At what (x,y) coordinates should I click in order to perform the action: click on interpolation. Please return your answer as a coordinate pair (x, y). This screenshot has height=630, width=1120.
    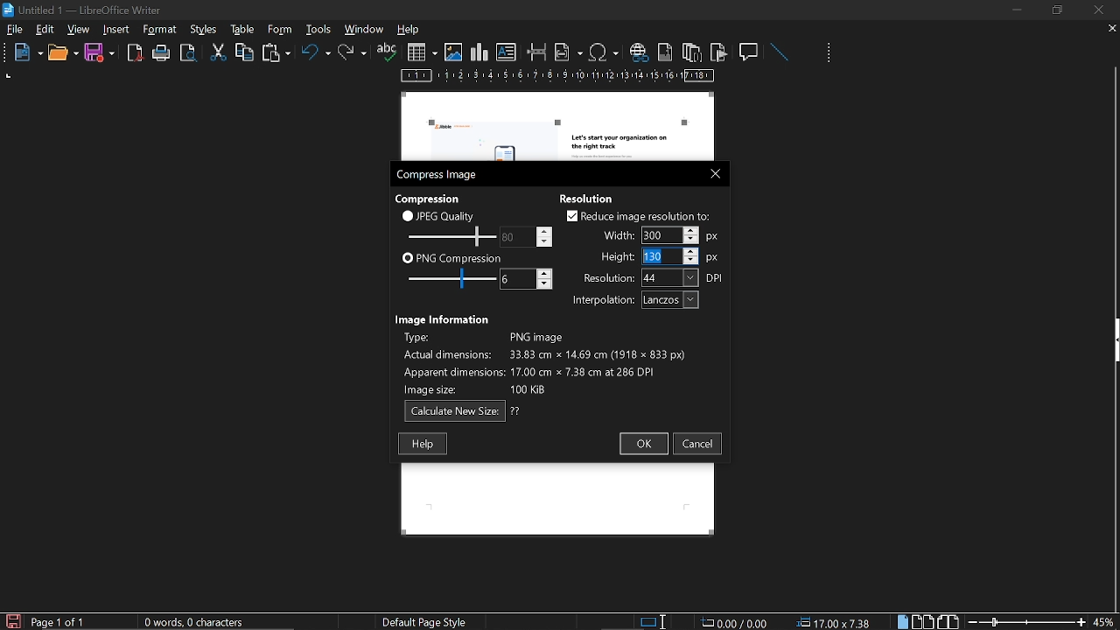
    Looking at the image, I should click on (632, 300).